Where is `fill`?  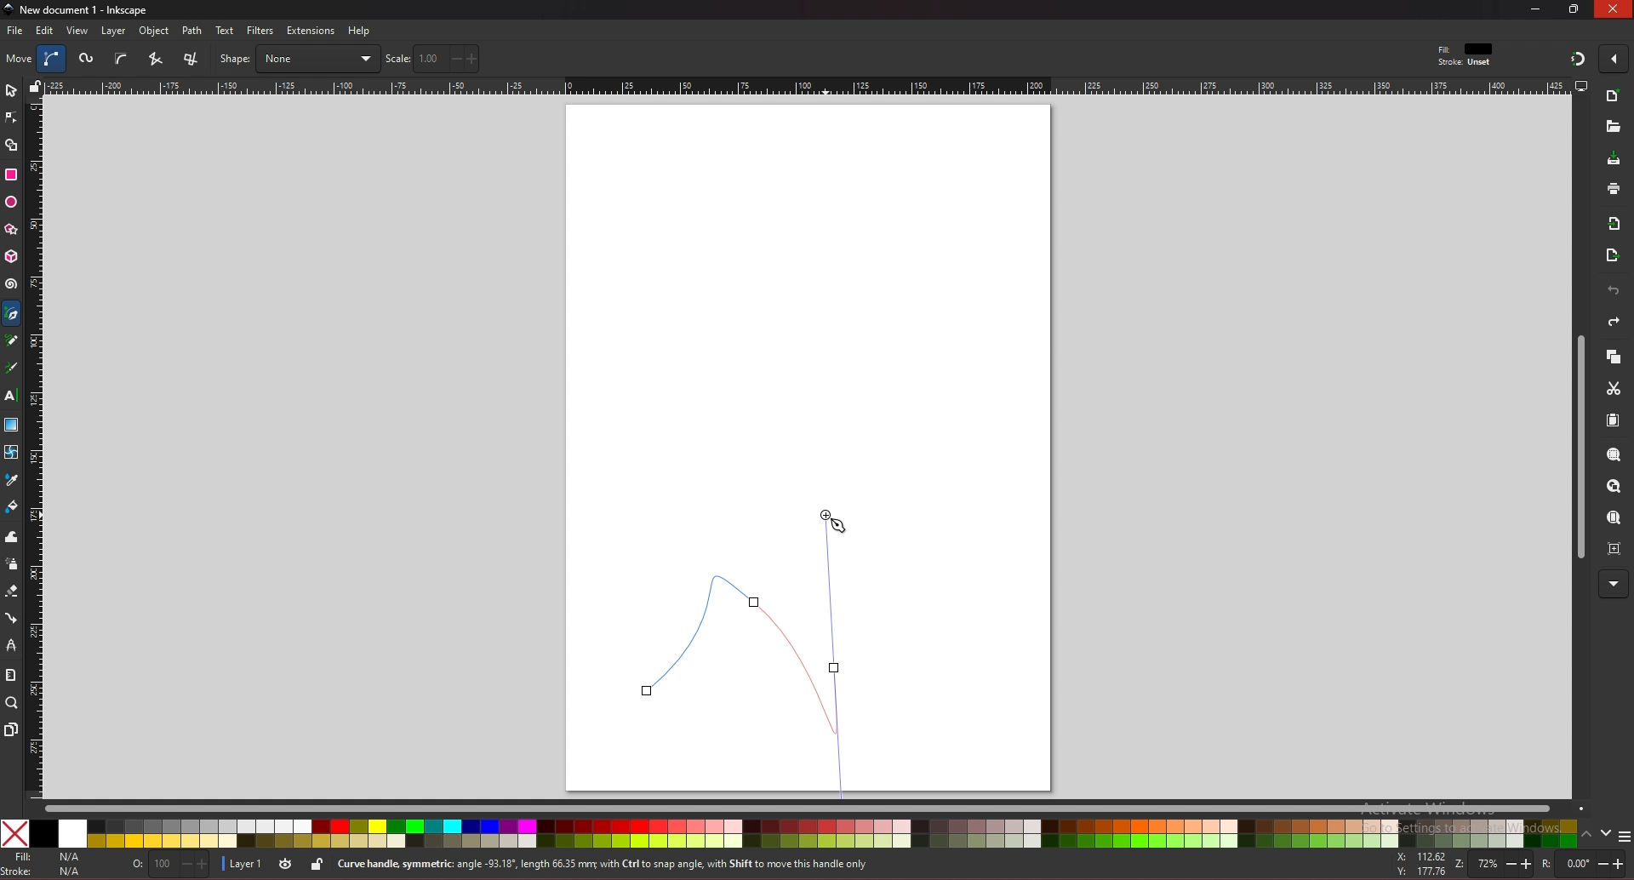
fill is located at coordinates (46, 857).